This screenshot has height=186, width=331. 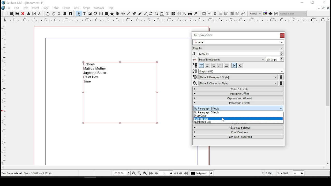 I want to click on rotate item, so click(x=151, y=13).